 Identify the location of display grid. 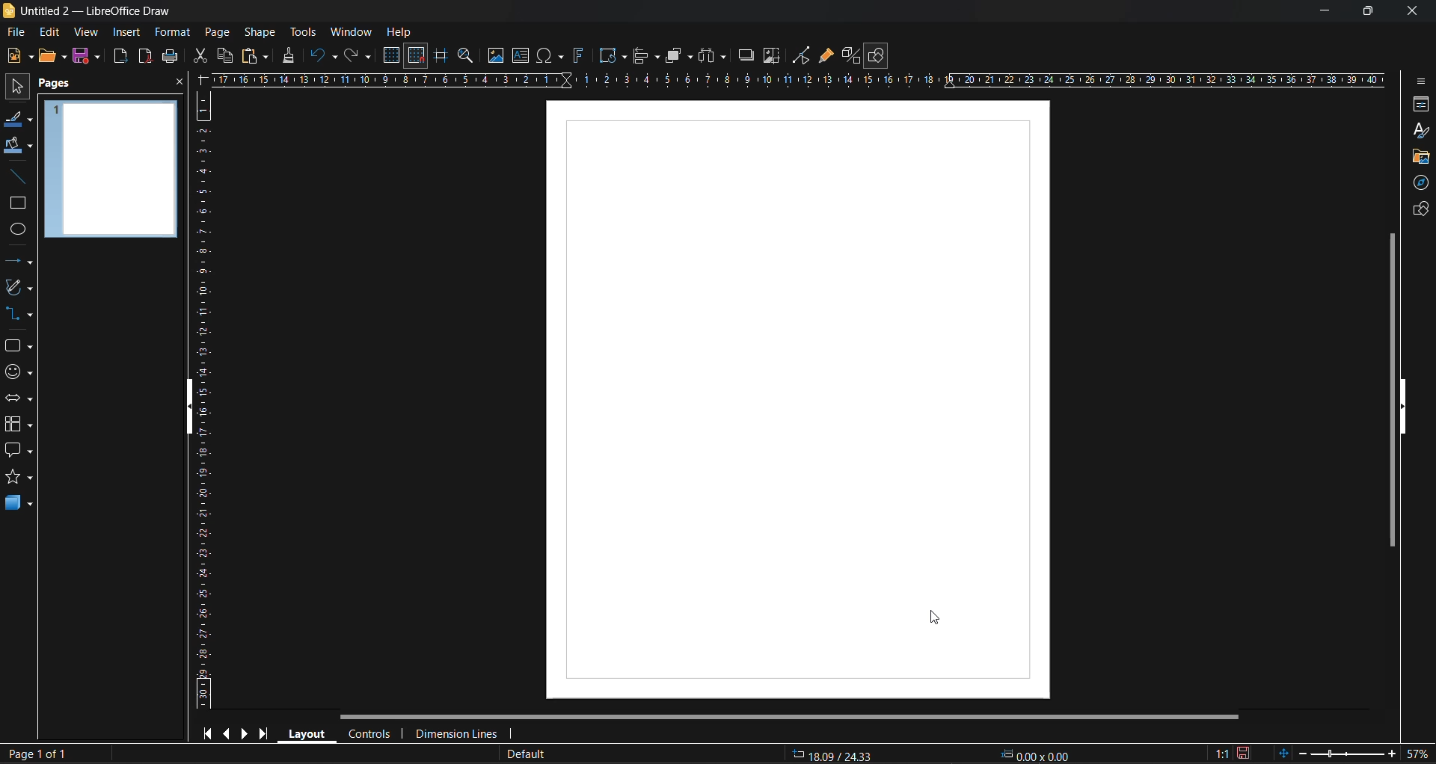
(393, 55).